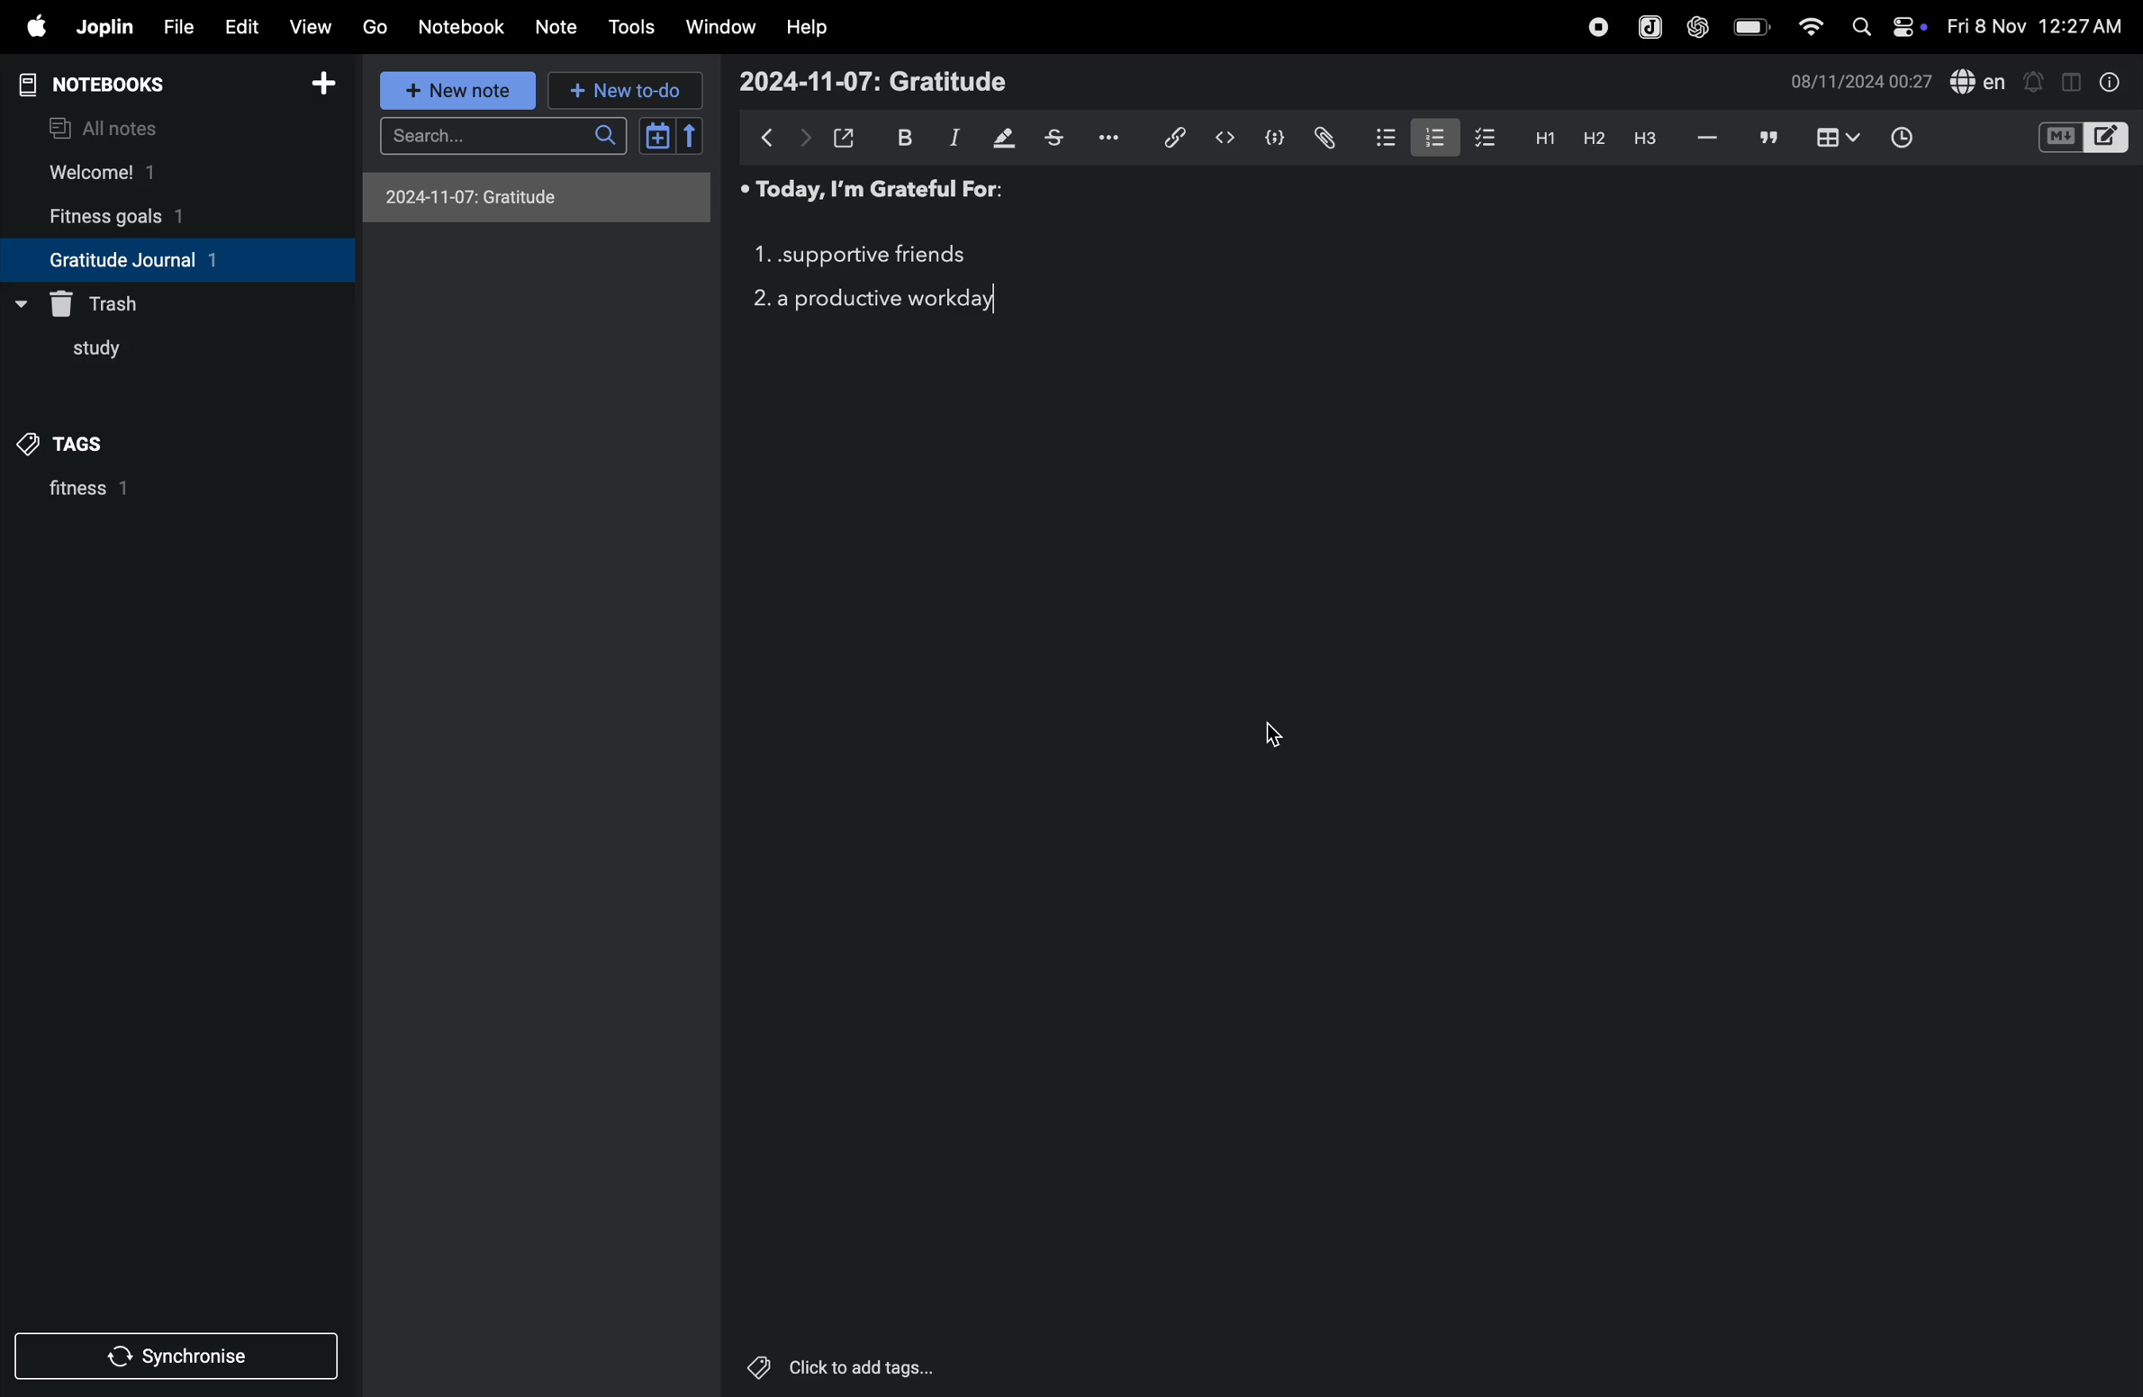 The height and width of the screenshot is (1397, 2143). I want to click on bullet list, so click(1378, 138).